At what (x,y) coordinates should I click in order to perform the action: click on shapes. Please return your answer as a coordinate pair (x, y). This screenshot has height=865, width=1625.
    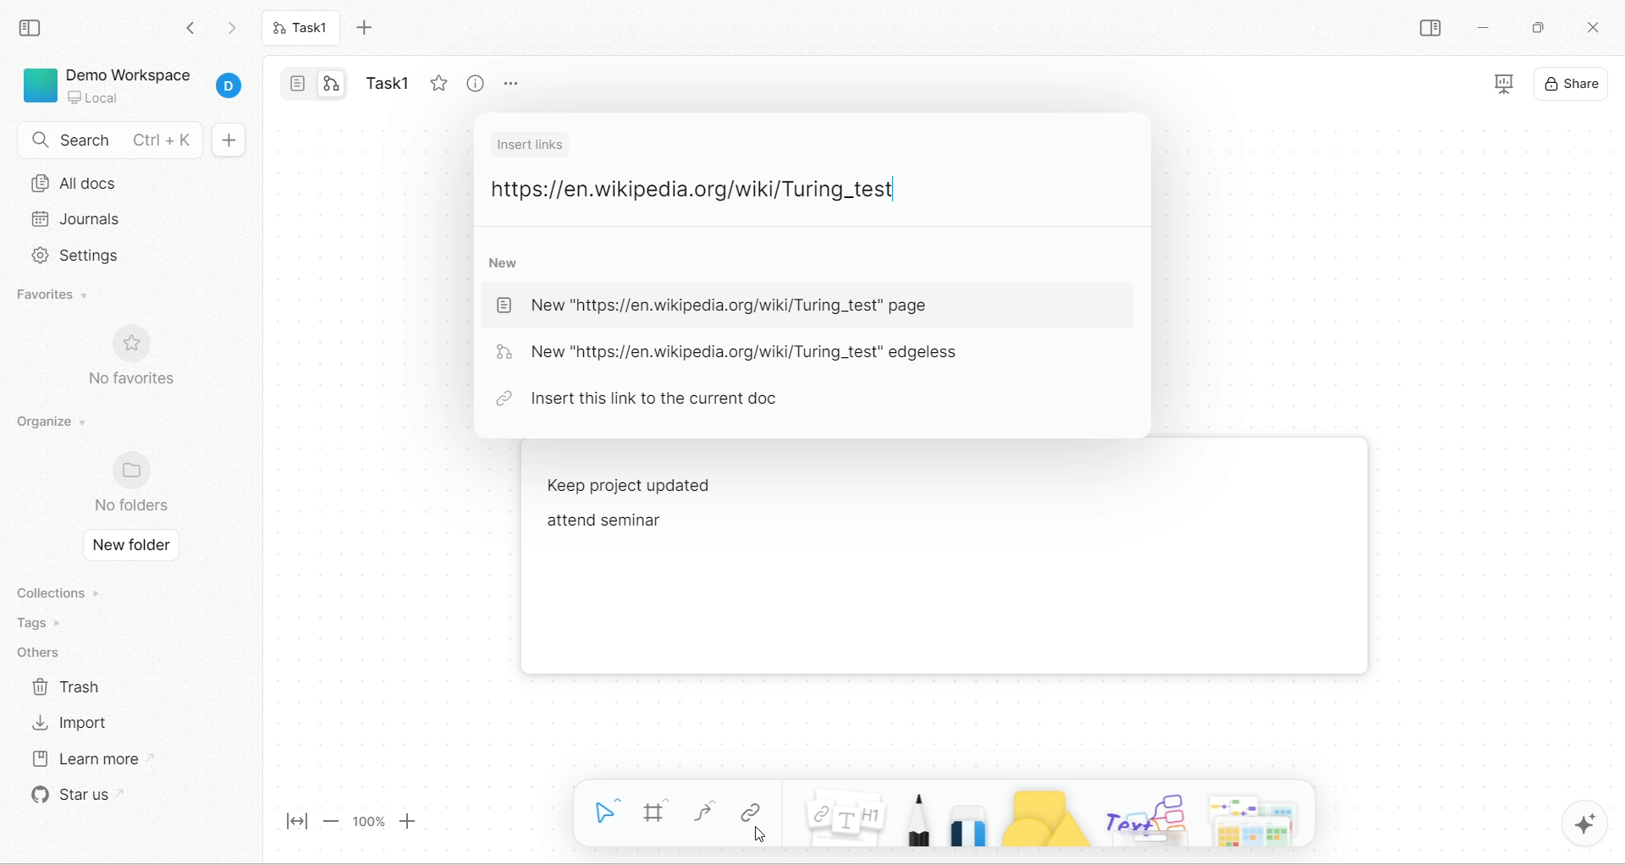
    Looking at the image, I should click on (1044, 818).